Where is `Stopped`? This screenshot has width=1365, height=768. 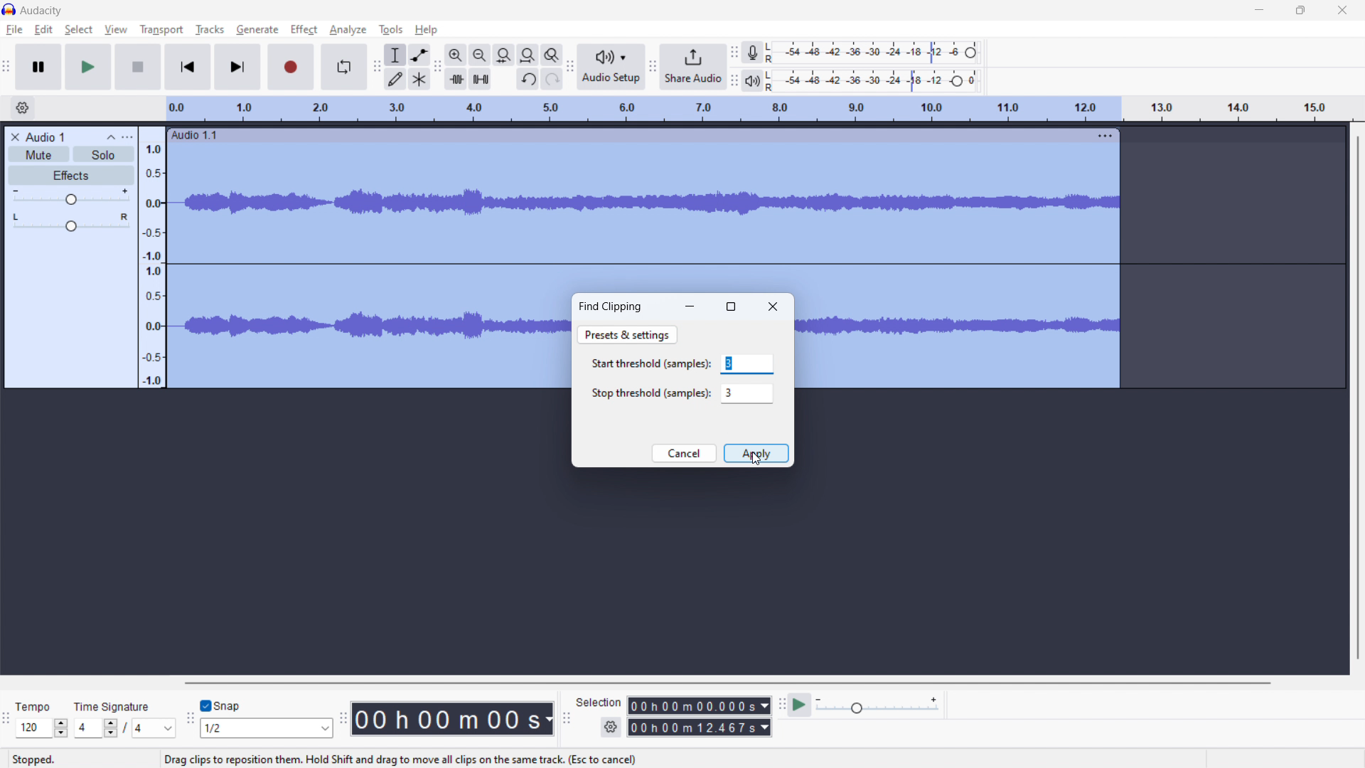
Stopped is located at coordinates (36, 759).